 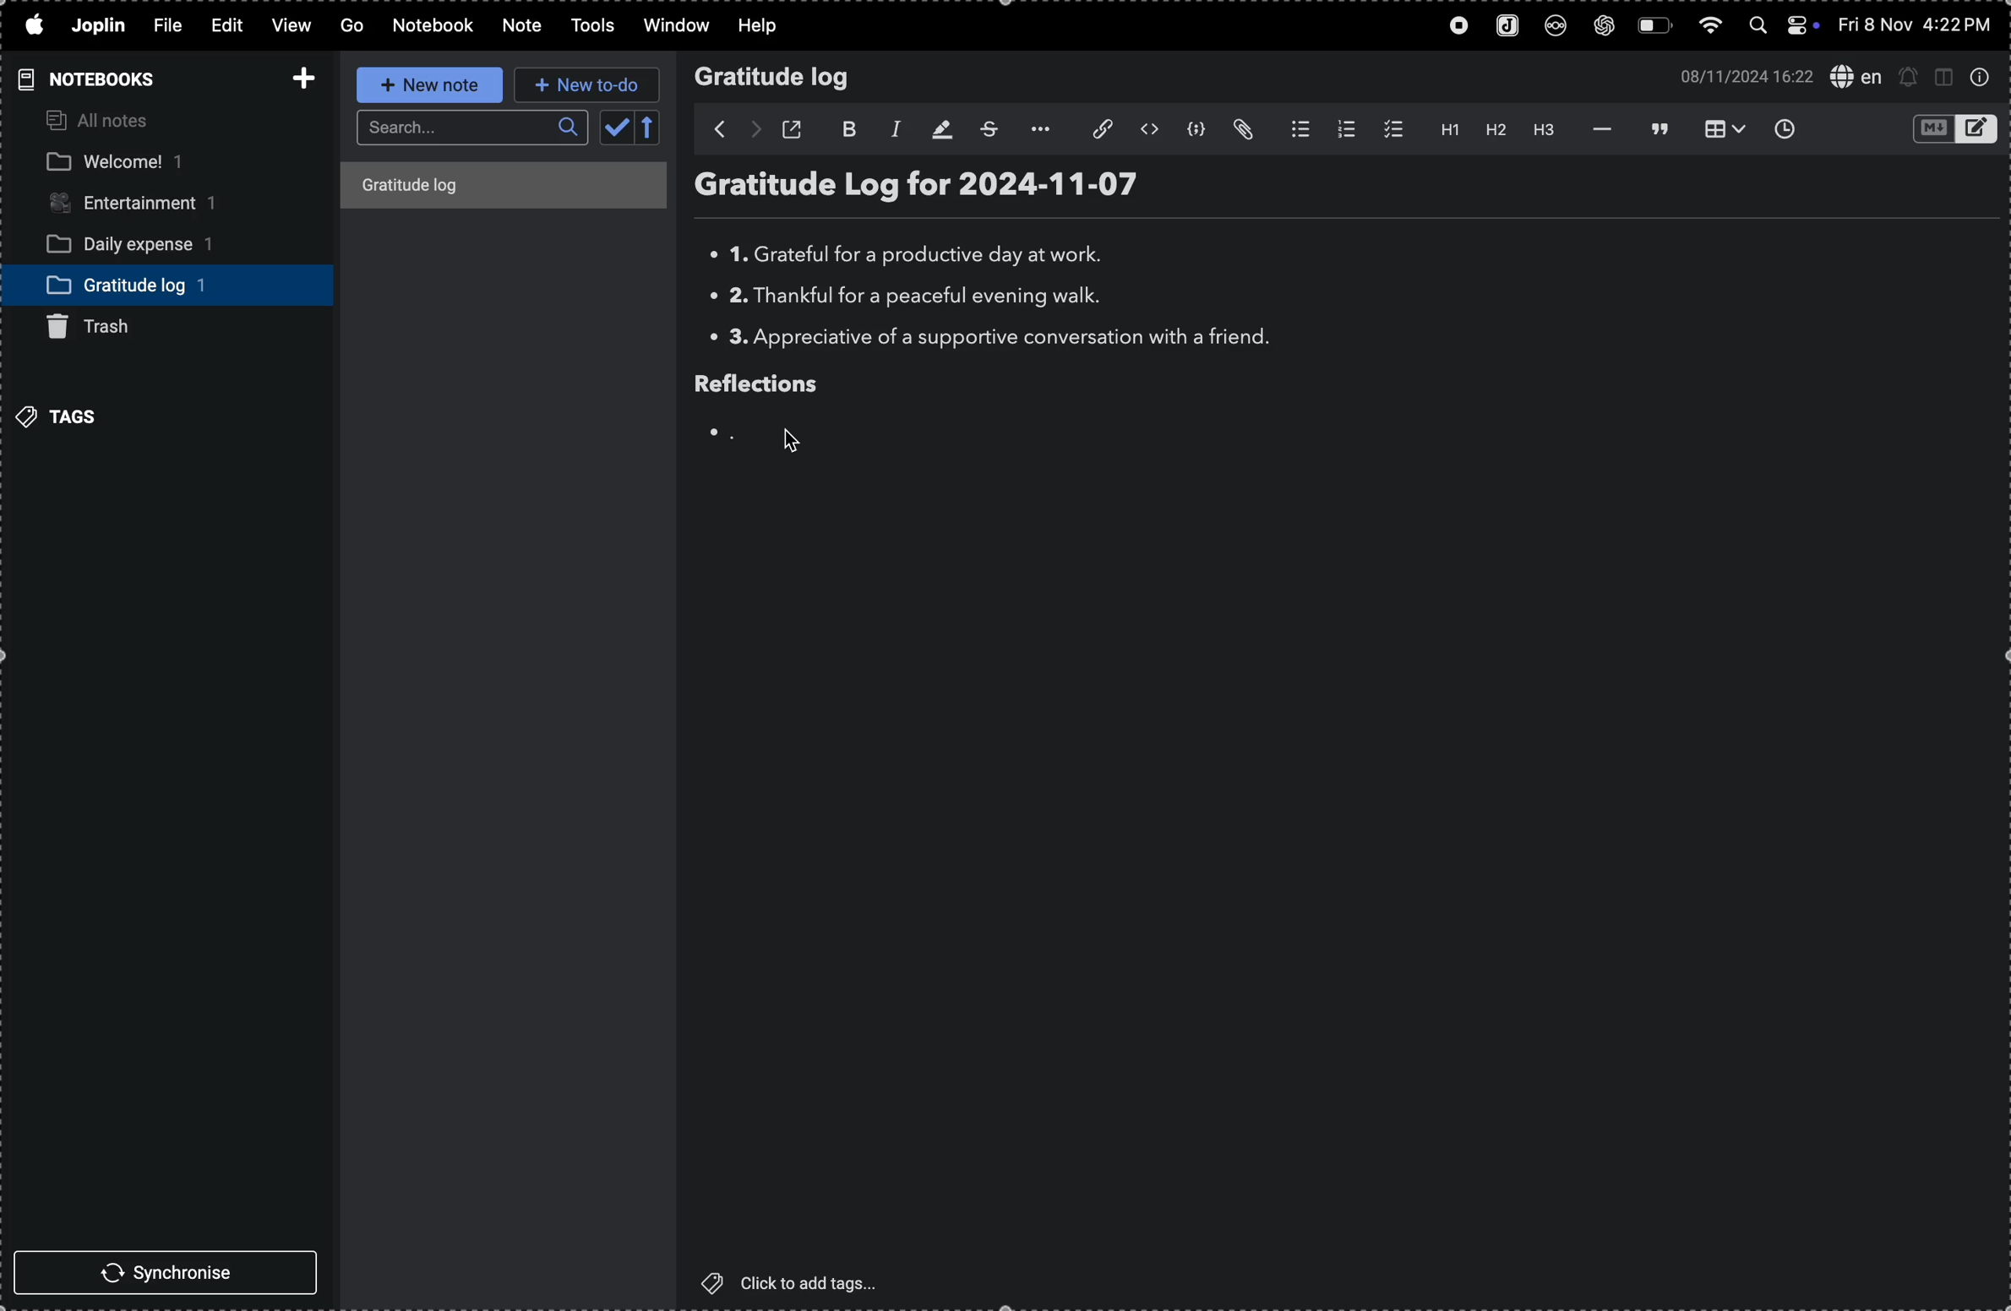 I want to click on greatful for work, so click(x=919, y=257).